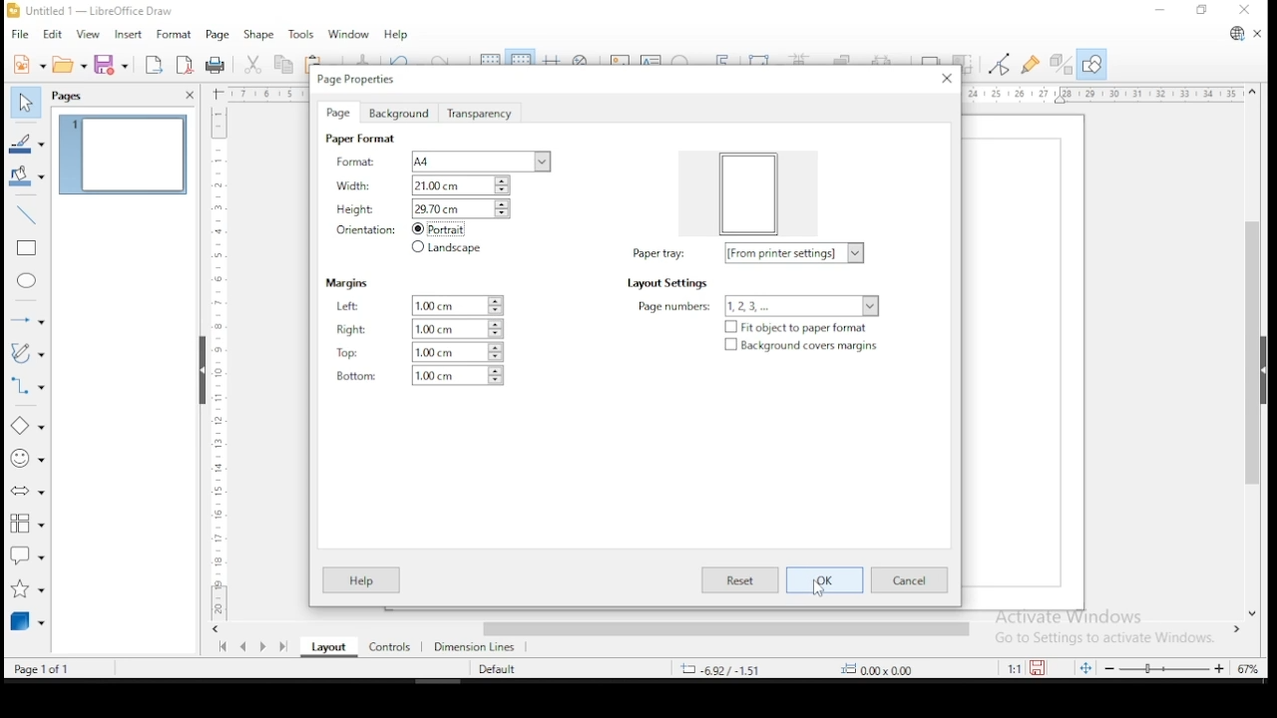  Describe the element at coordinates (27, 526) in the screenshot. I see `flowchart` at that location.